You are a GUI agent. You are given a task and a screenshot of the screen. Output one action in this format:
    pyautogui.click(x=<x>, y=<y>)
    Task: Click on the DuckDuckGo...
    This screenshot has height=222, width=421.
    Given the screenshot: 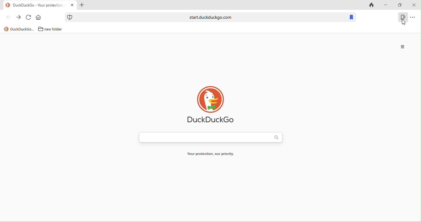 What is the action you would take?
    pyautogui.click(x=22, y=29)
    